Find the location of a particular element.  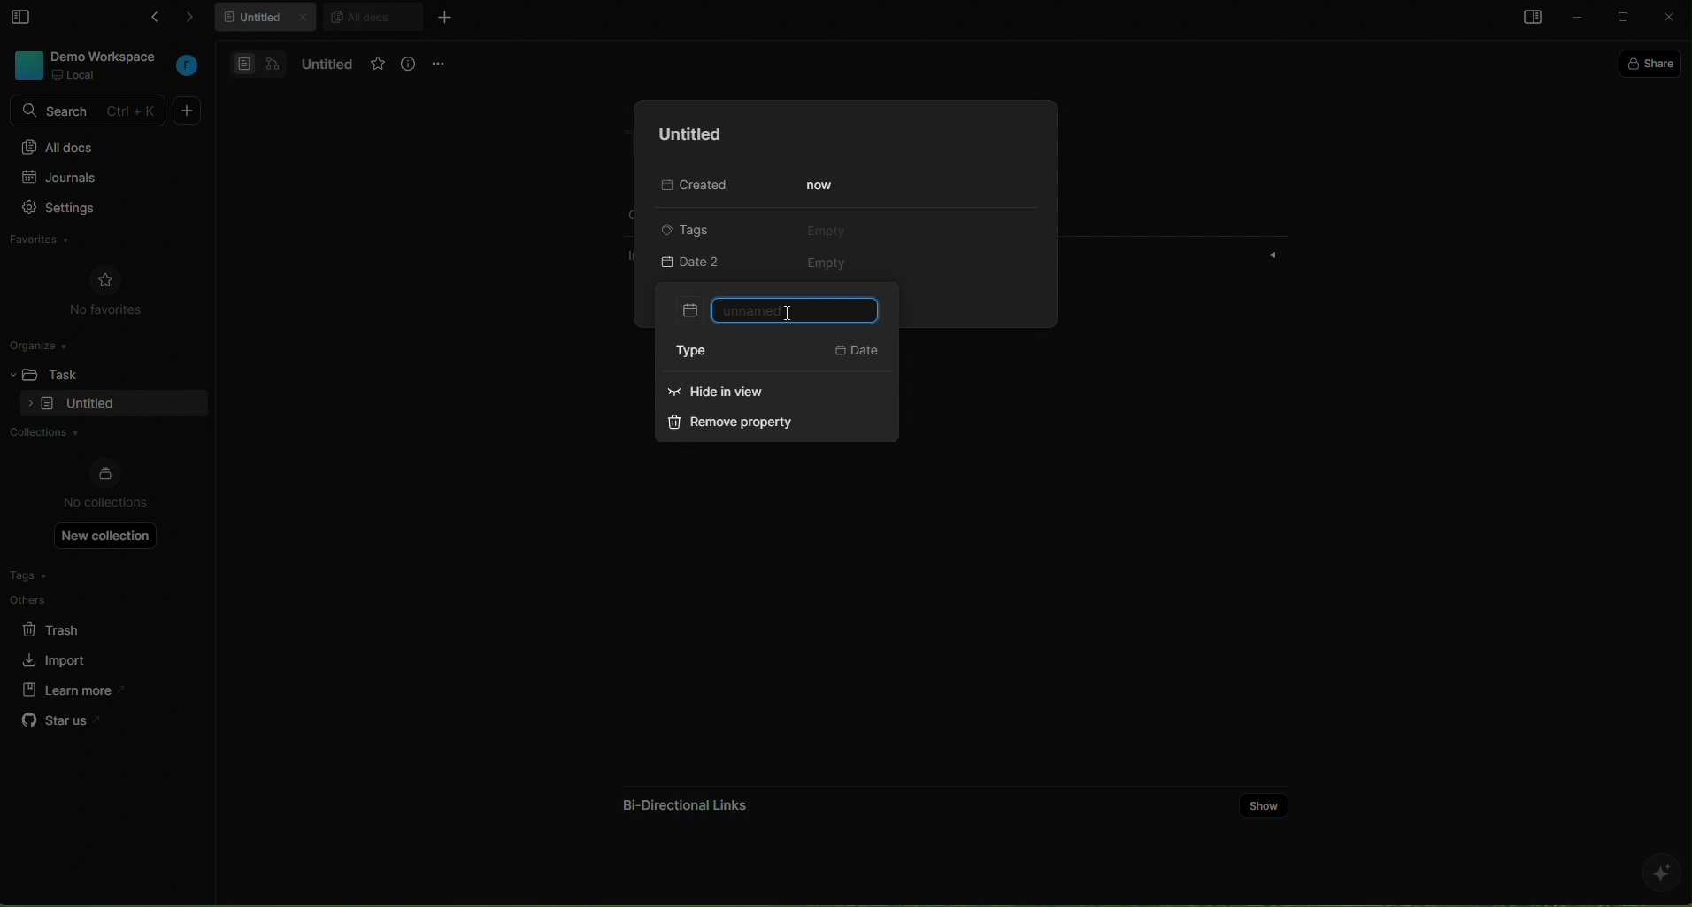

go back is located at coordinates (150, 20).